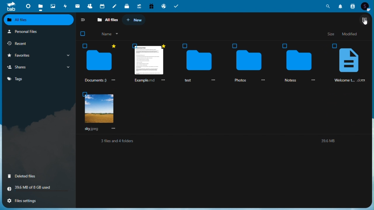 The image size is (374, 210). Describe the element at coordinates (114, 6) in the screenshot. I see `notes` at that location.